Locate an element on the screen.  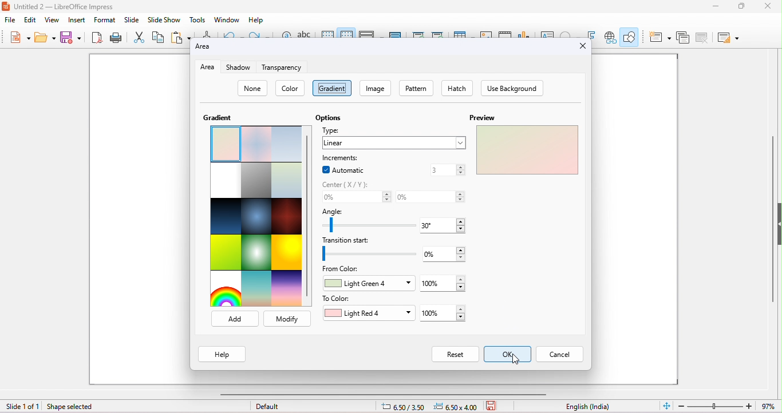
100 is located at coordinates (443, 283).